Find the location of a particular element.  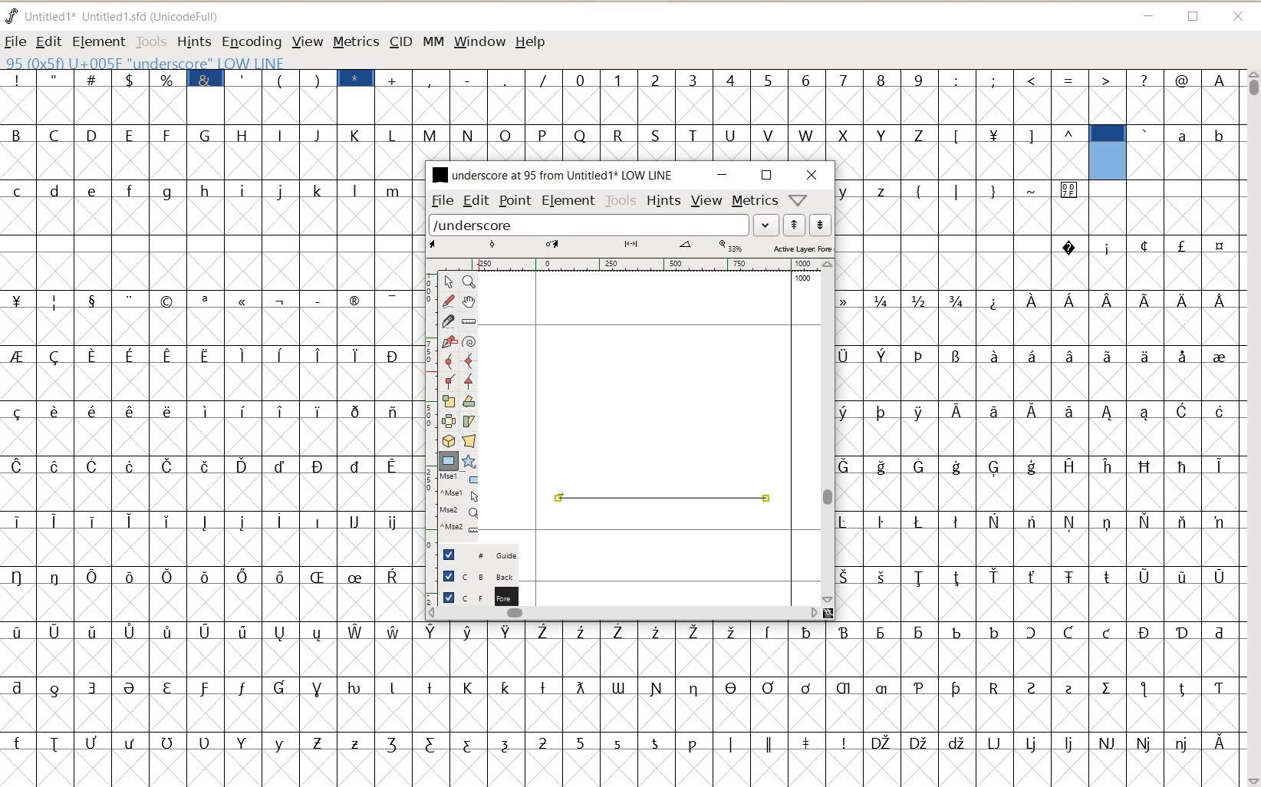

GLYPHY CHARACTERS is located at coordinates (1188, 151).